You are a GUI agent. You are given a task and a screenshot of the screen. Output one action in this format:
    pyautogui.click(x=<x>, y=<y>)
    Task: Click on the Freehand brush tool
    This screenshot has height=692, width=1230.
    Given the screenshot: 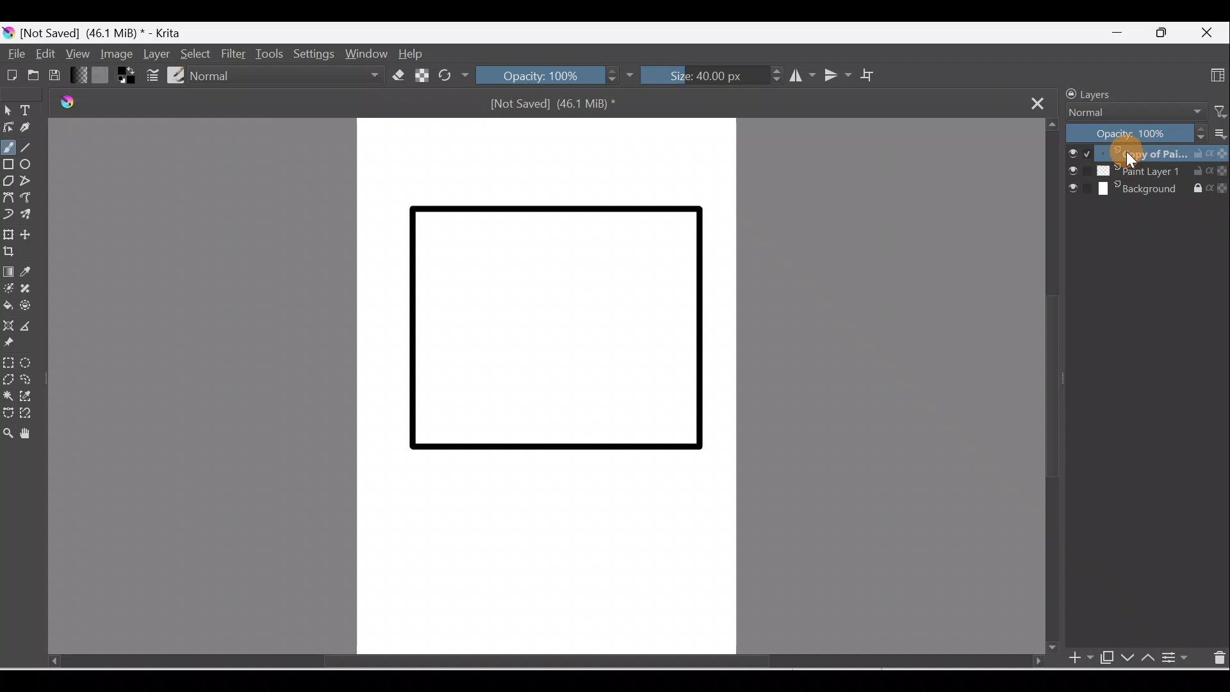 What is the action you would take?
    pyautogui.click(x=9, y=148)
    